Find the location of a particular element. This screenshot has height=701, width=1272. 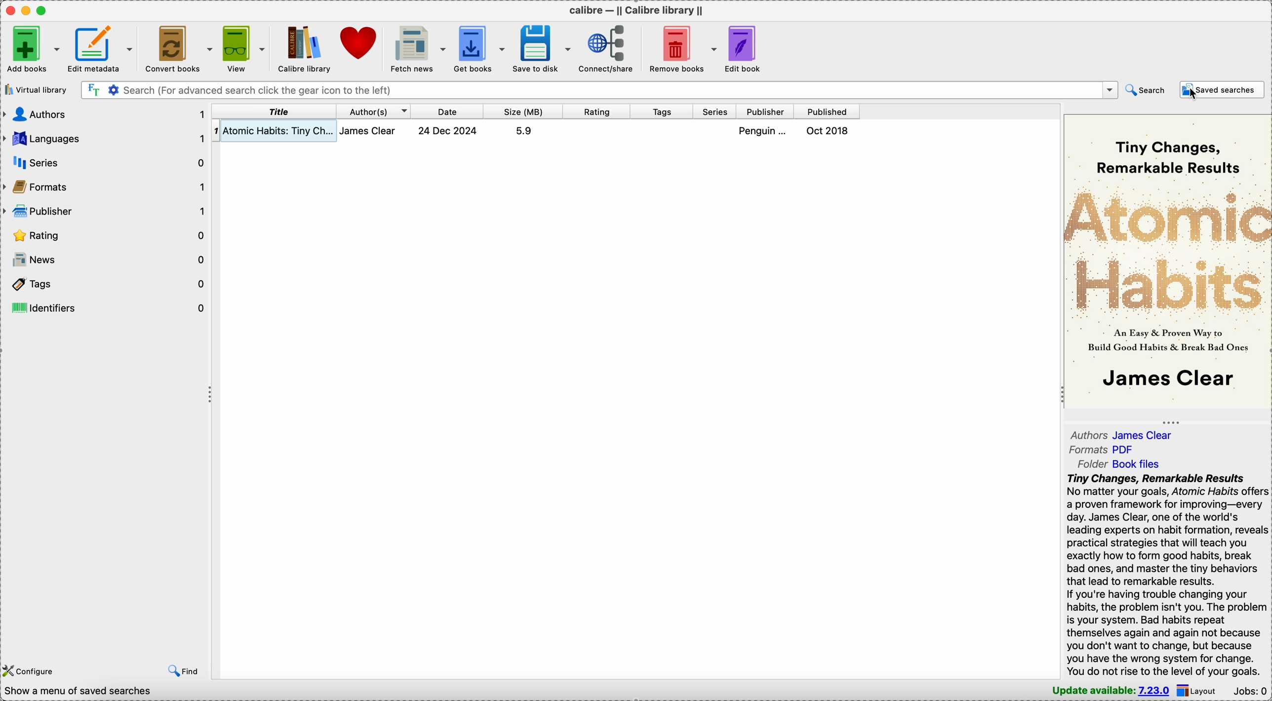

penguin... is located at coordinates (765, 131).